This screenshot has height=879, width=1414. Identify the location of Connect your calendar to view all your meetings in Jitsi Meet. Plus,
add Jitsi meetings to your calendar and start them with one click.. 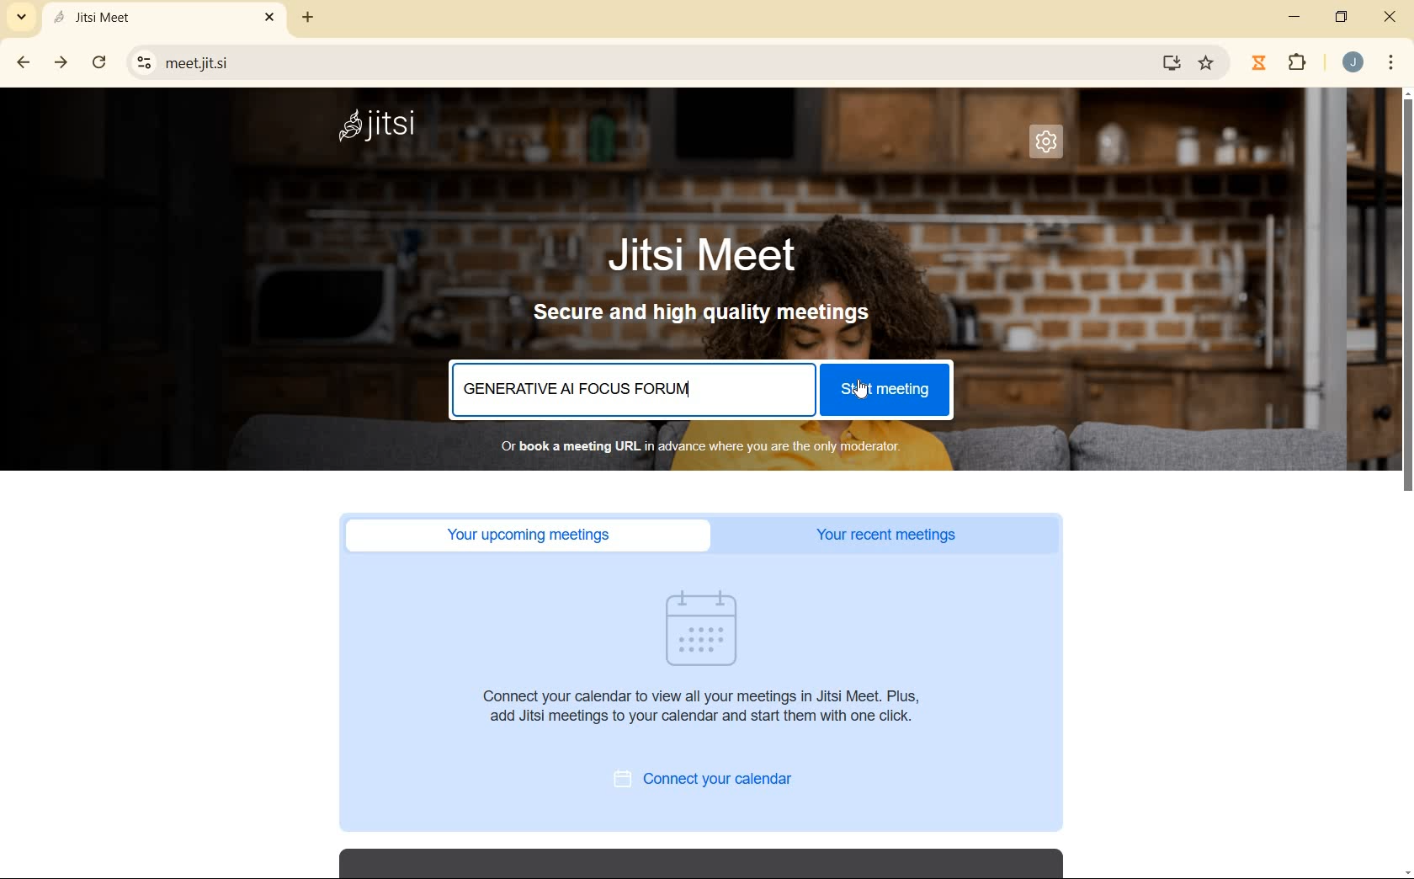
(710, 712).